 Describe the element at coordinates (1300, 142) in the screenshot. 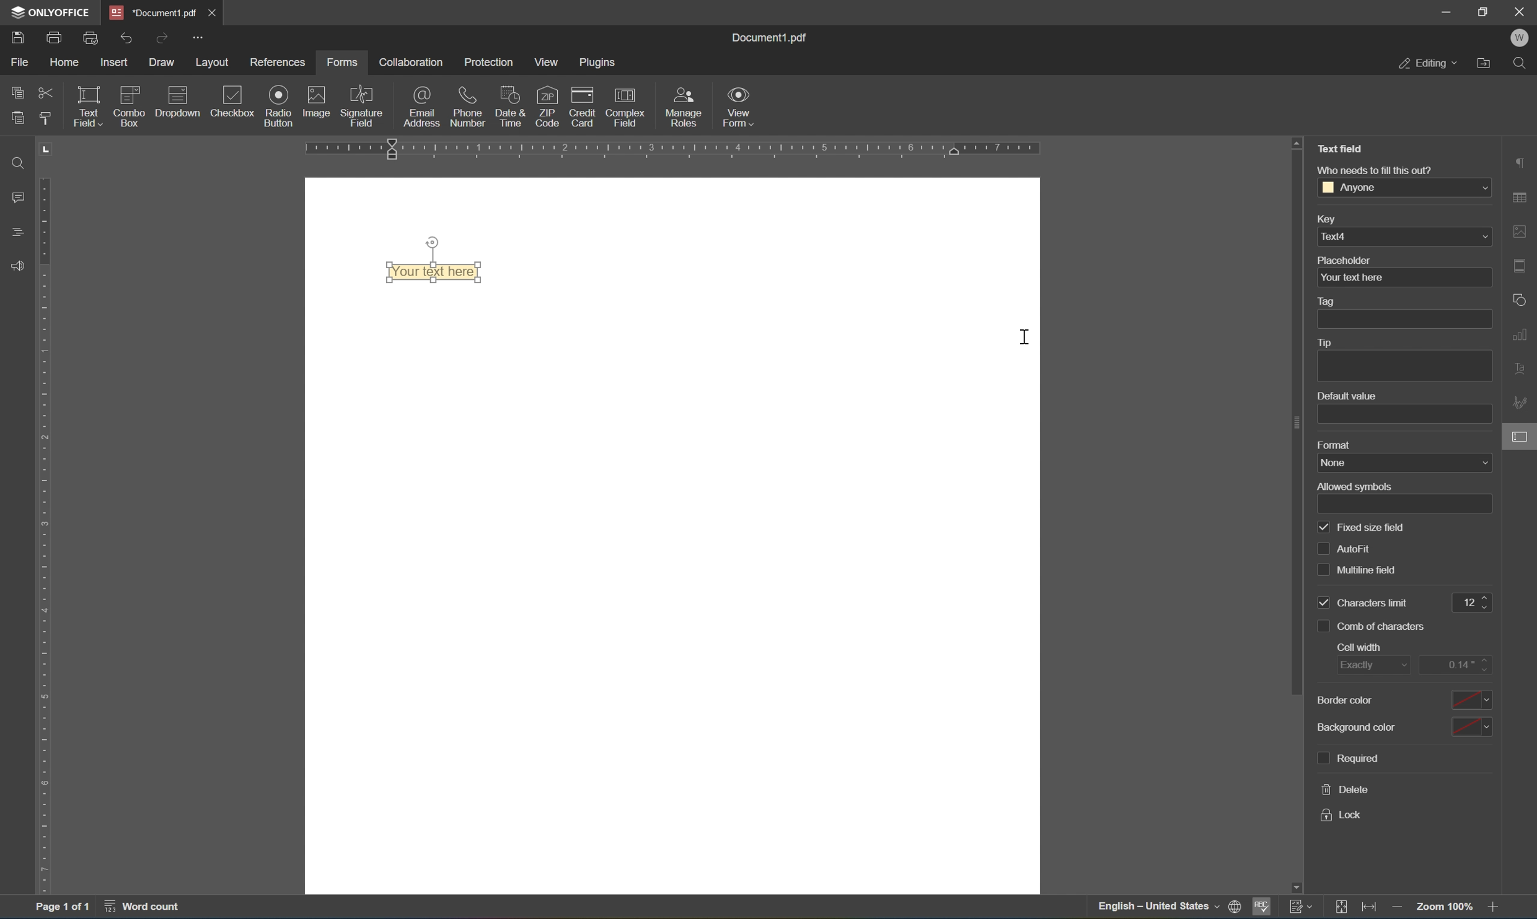

I see `scroll up` at that location.